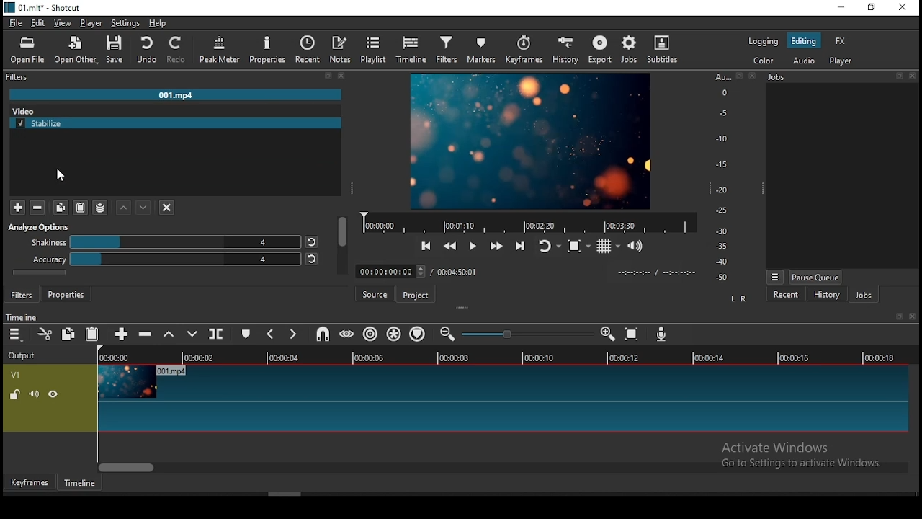 The height and width of the screenshot is (519, 922). I want to click on play quickly backwards, so click(449, 249).